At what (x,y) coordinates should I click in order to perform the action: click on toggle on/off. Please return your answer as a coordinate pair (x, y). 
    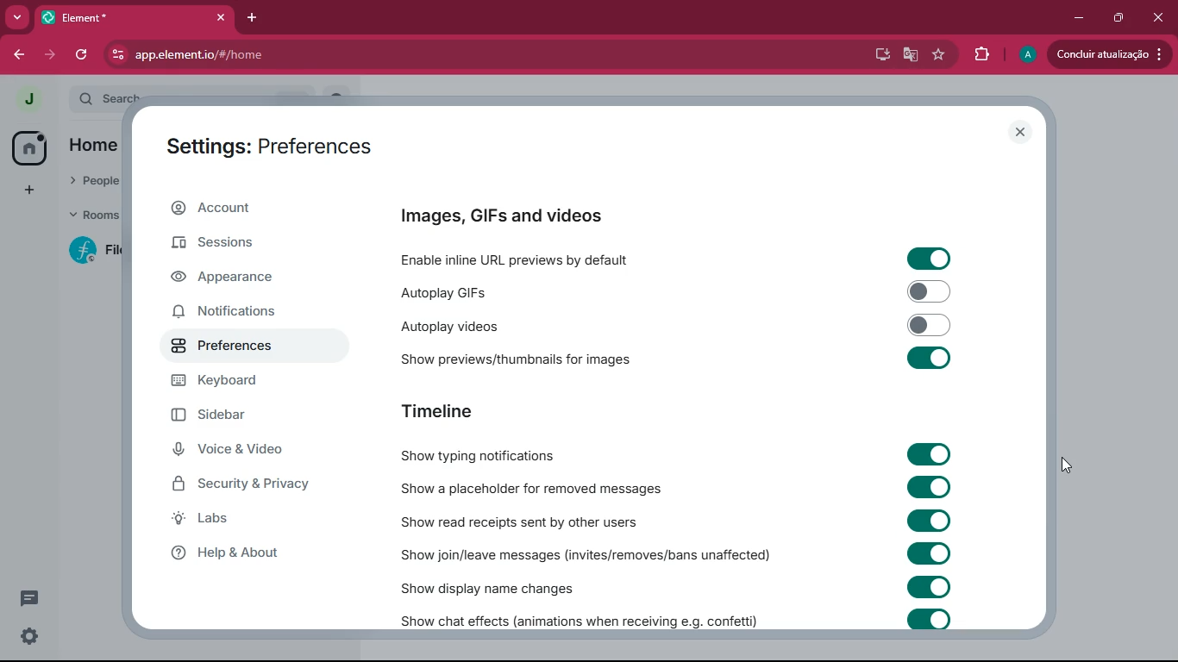
    Looking at the image, I should click on (930, 553).